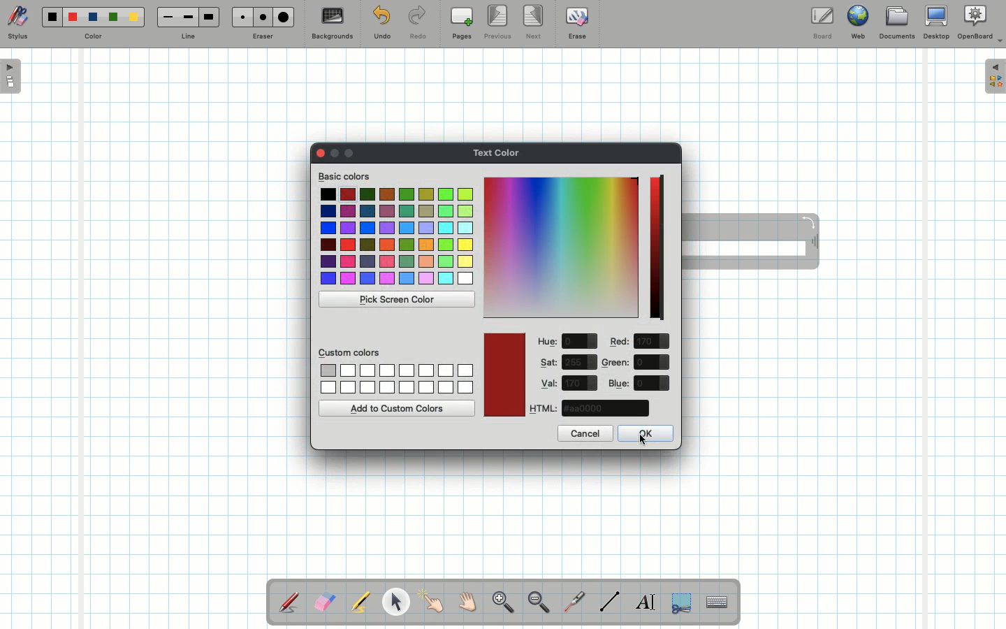 The image size is (1006, 629). What do you see at coordinates (561, 247) in the screenshot?
I see `Color picker` at bounding box center [561, 247].